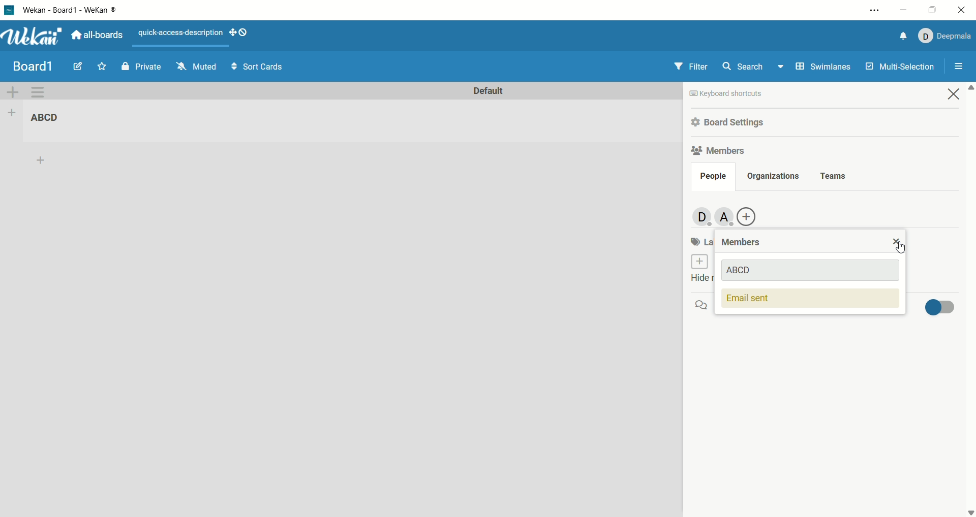 This screenshot has height=517, width=976. I want to click on sort cards, so click(258, 66).